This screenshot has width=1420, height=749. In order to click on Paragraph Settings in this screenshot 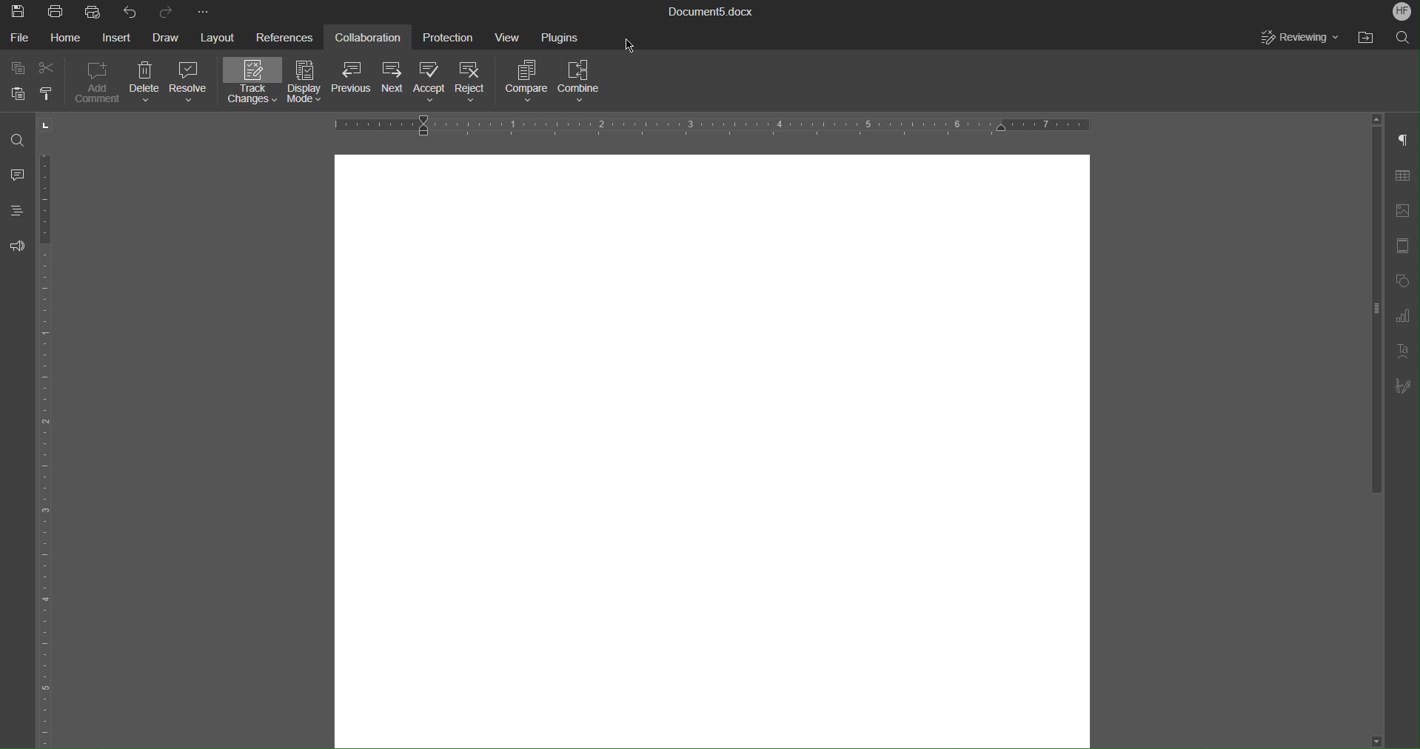, I will do `click(1401, 141)`.